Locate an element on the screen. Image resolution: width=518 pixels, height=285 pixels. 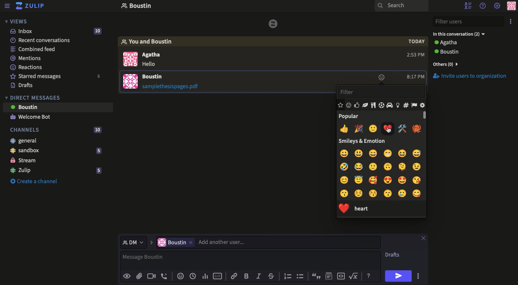
Options is located at coordinates (512, 22).